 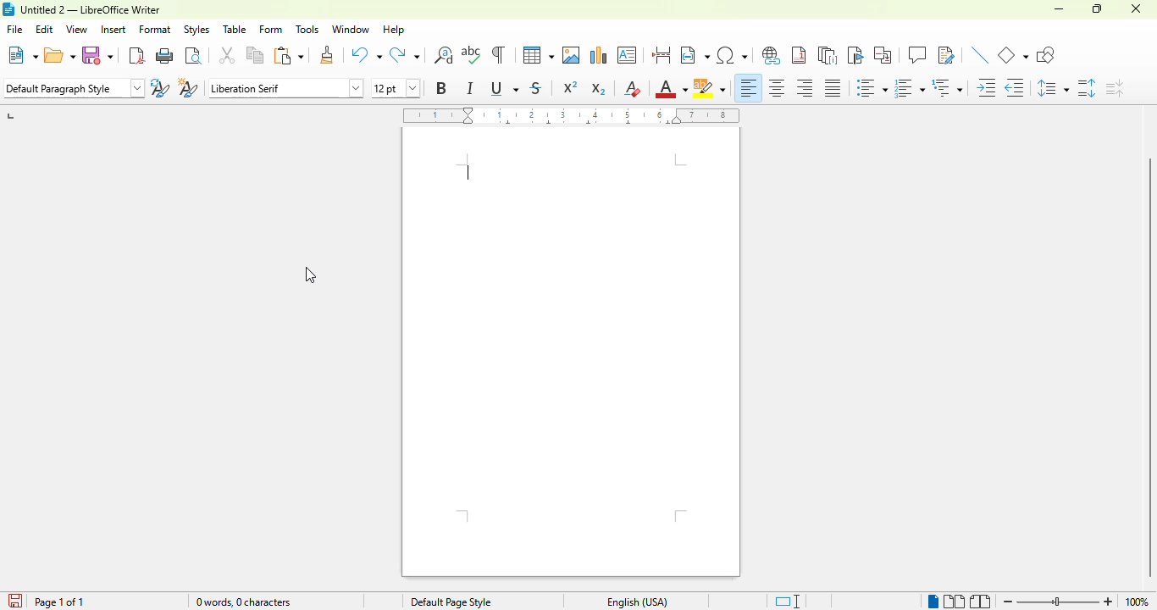 What do you see at coordinates (872, 87) in the screenshot?
I see `toggle unordered list` at bounding box center [872, 87].